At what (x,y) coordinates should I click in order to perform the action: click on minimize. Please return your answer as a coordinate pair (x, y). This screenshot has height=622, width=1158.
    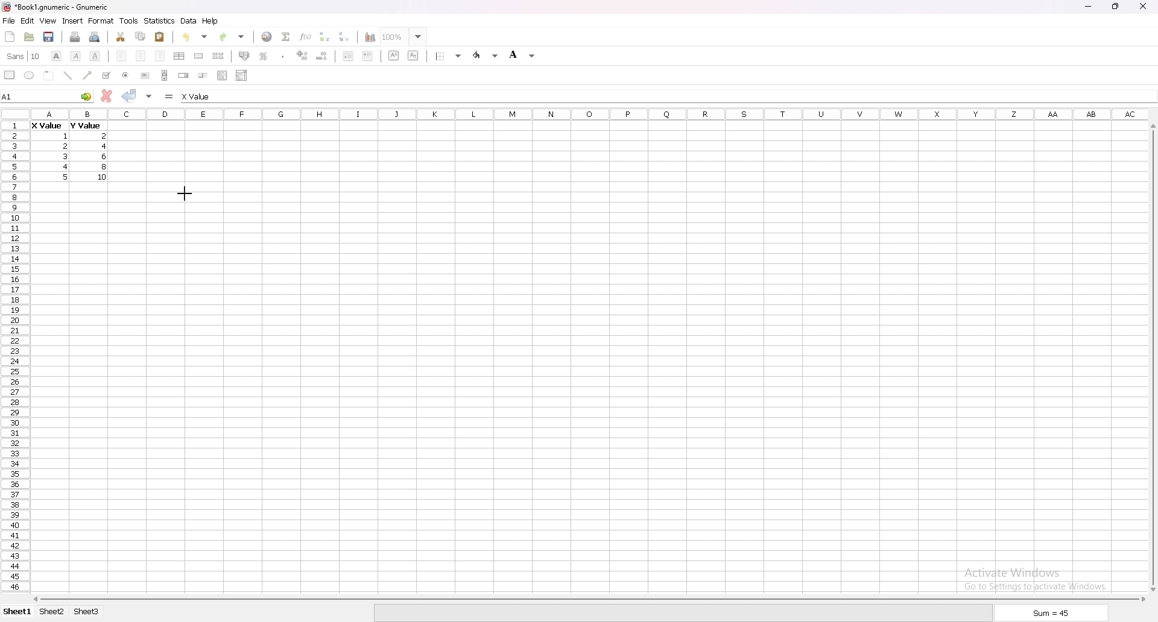
    Looking at the image, I should click on (1088, 7).